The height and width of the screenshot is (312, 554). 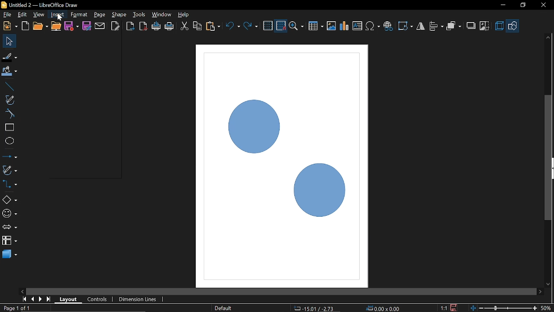 What do you see at coordinates (331, 26) in the screenshot?
I see `Image` at bounding box center [331, 26].